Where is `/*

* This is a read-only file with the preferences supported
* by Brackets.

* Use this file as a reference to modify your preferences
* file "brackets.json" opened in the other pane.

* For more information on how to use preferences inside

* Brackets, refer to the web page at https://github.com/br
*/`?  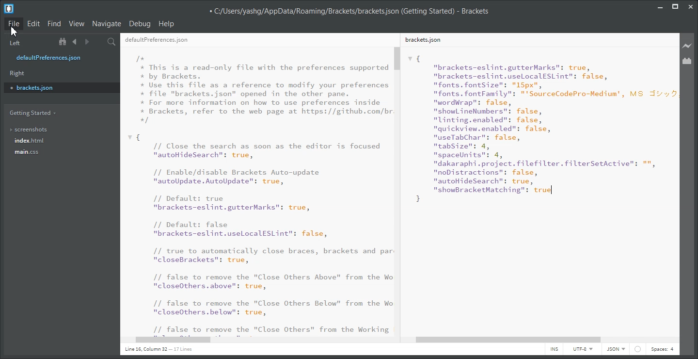 /*

* This is a read-only file with the preferences supported
* by Brackets.

* Use this file as a reference to modify your preferences
* file "brackets.json" opened in the other pane.

* For more information on how to use preferences inside

* Brackets, refer to the web page at https://github.com/br
*/ is located at coordinates (265, 89).